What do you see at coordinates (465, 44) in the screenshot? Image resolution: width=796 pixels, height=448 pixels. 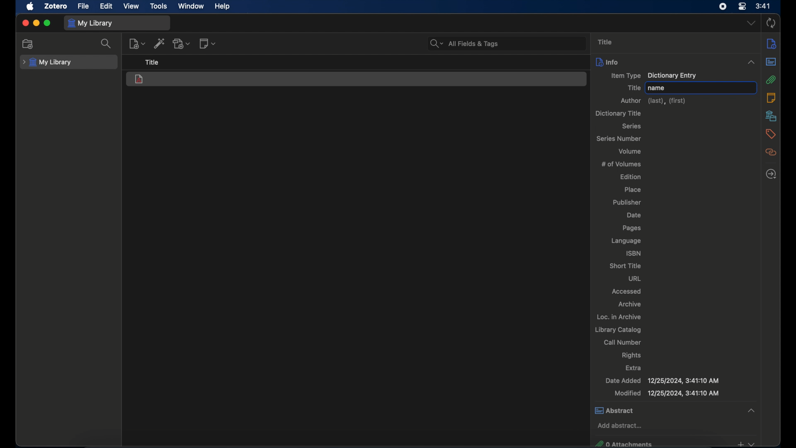 I see `all fields & tags` at bounding box center [465, 44].